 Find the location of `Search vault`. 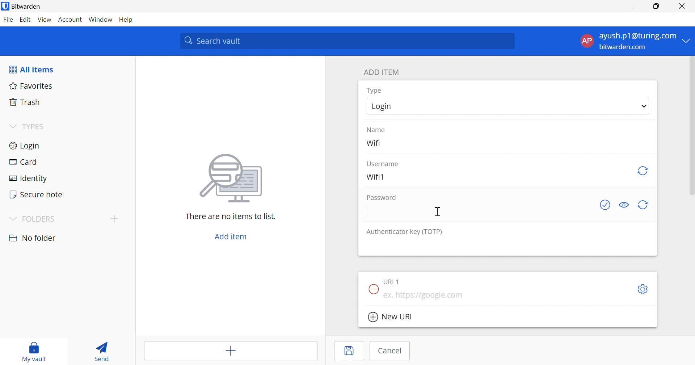

Search vault is located at coordinates (347, 41).